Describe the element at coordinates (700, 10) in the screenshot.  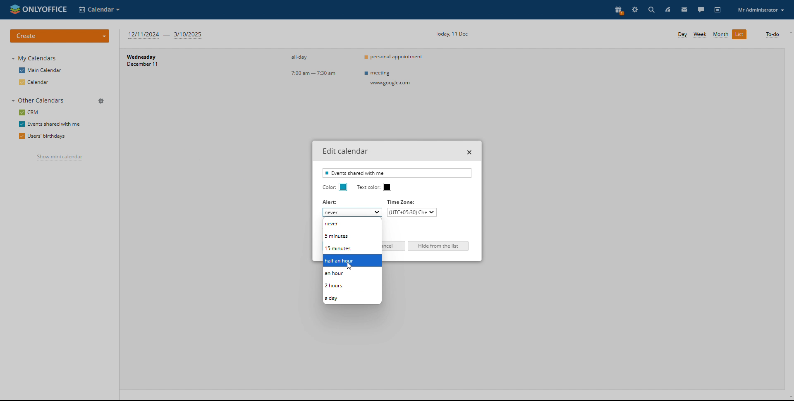
I see `talk` at that location.